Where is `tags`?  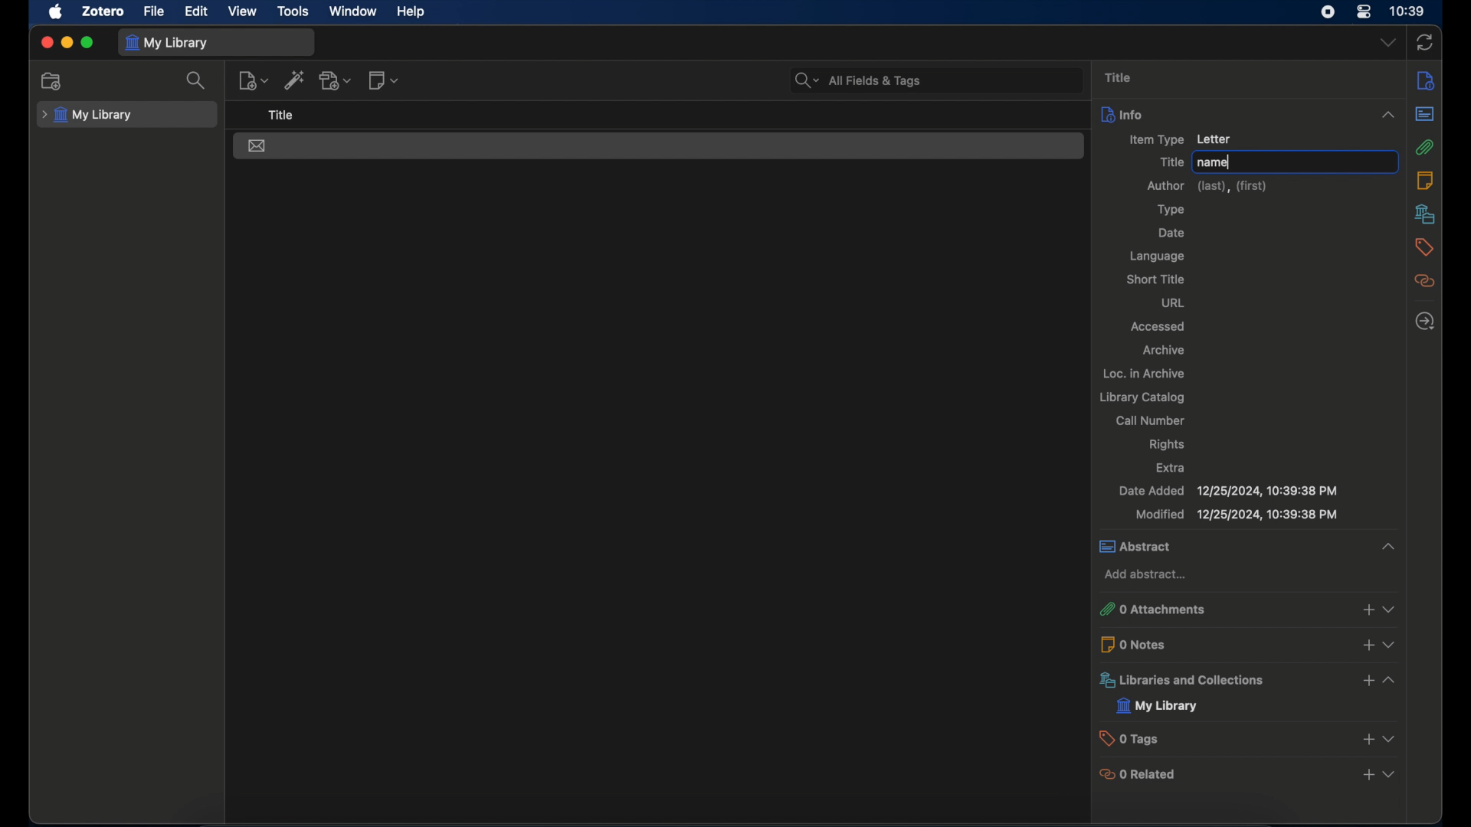
tags is located at coordinates (1422, 247).